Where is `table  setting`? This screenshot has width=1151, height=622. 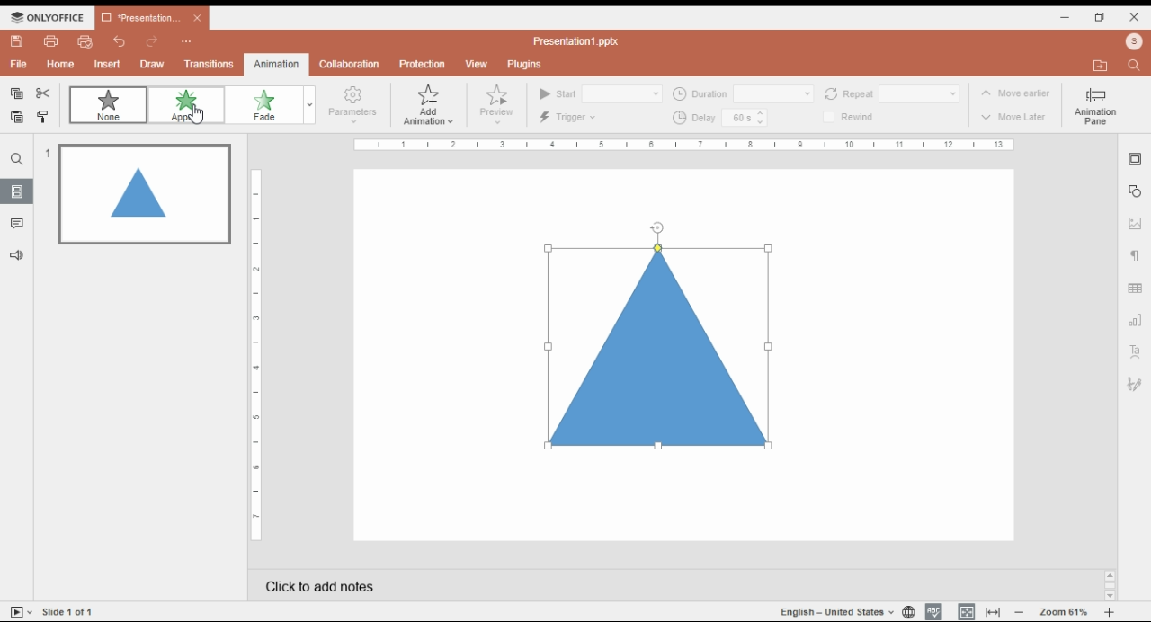
table  setting is located at coordinates (1133, 287).